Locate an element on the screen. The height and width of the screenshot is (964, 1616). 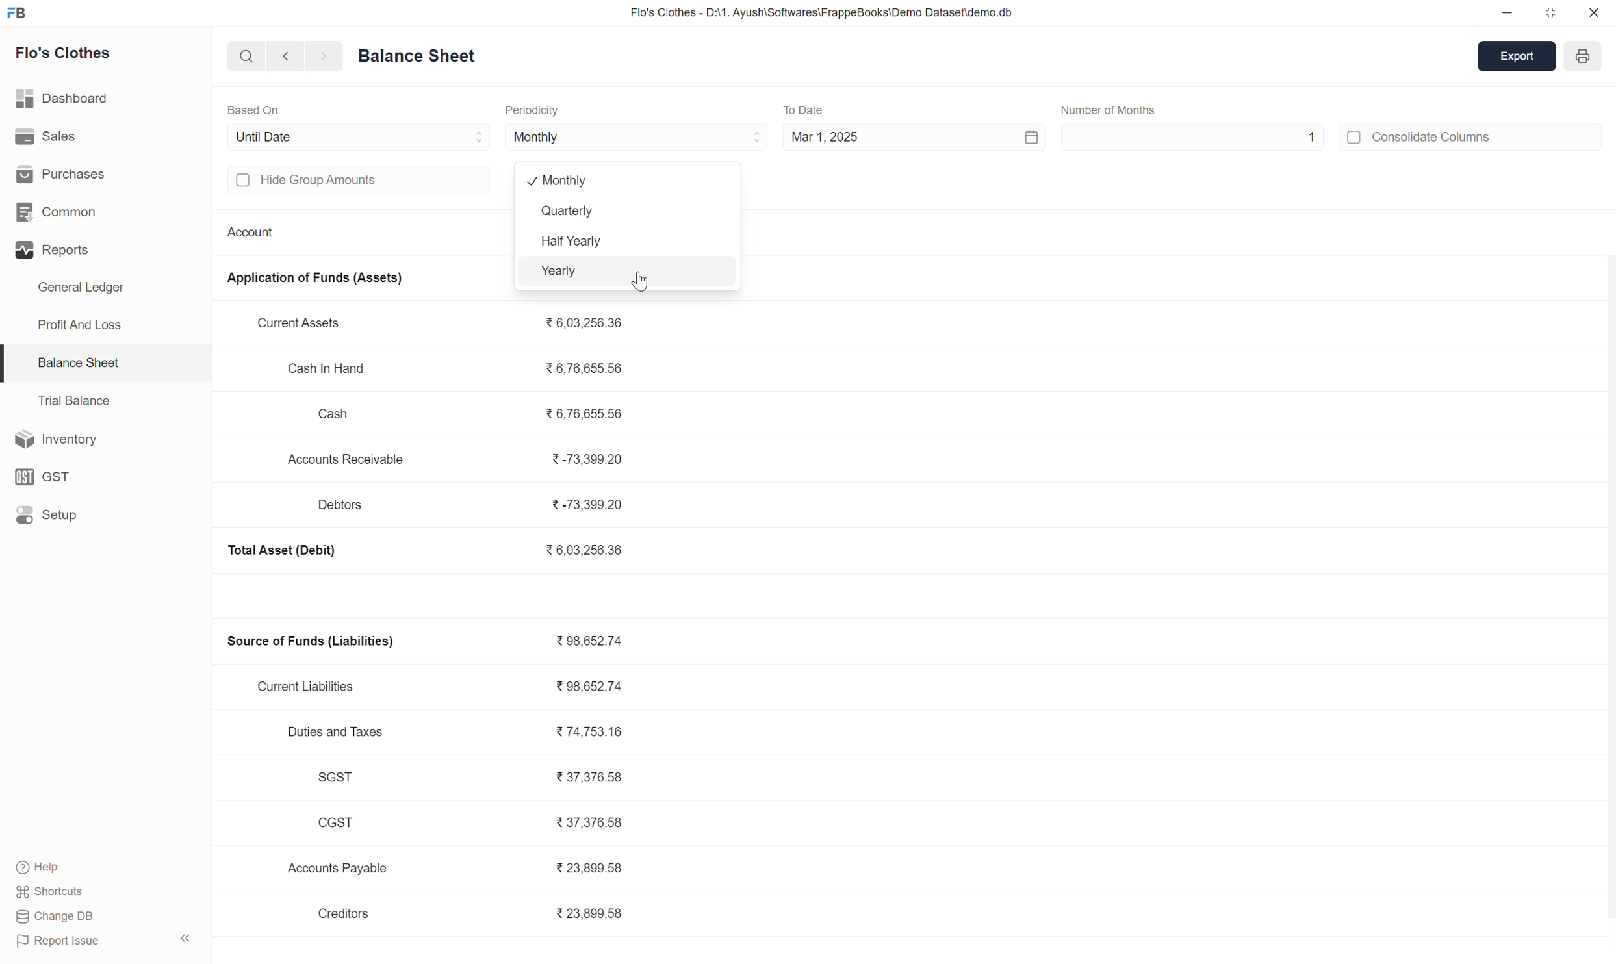
37,376.58 is located at coordinates (589, 824).